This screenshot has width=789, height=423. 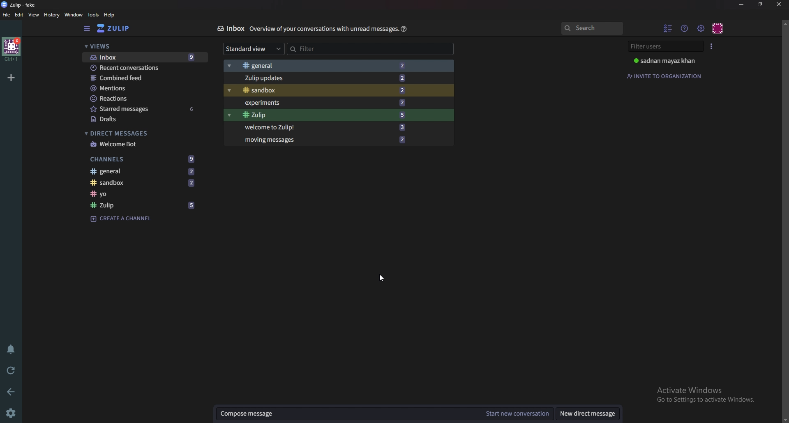 I want to click on Add organization, so click(x=12, y=77).